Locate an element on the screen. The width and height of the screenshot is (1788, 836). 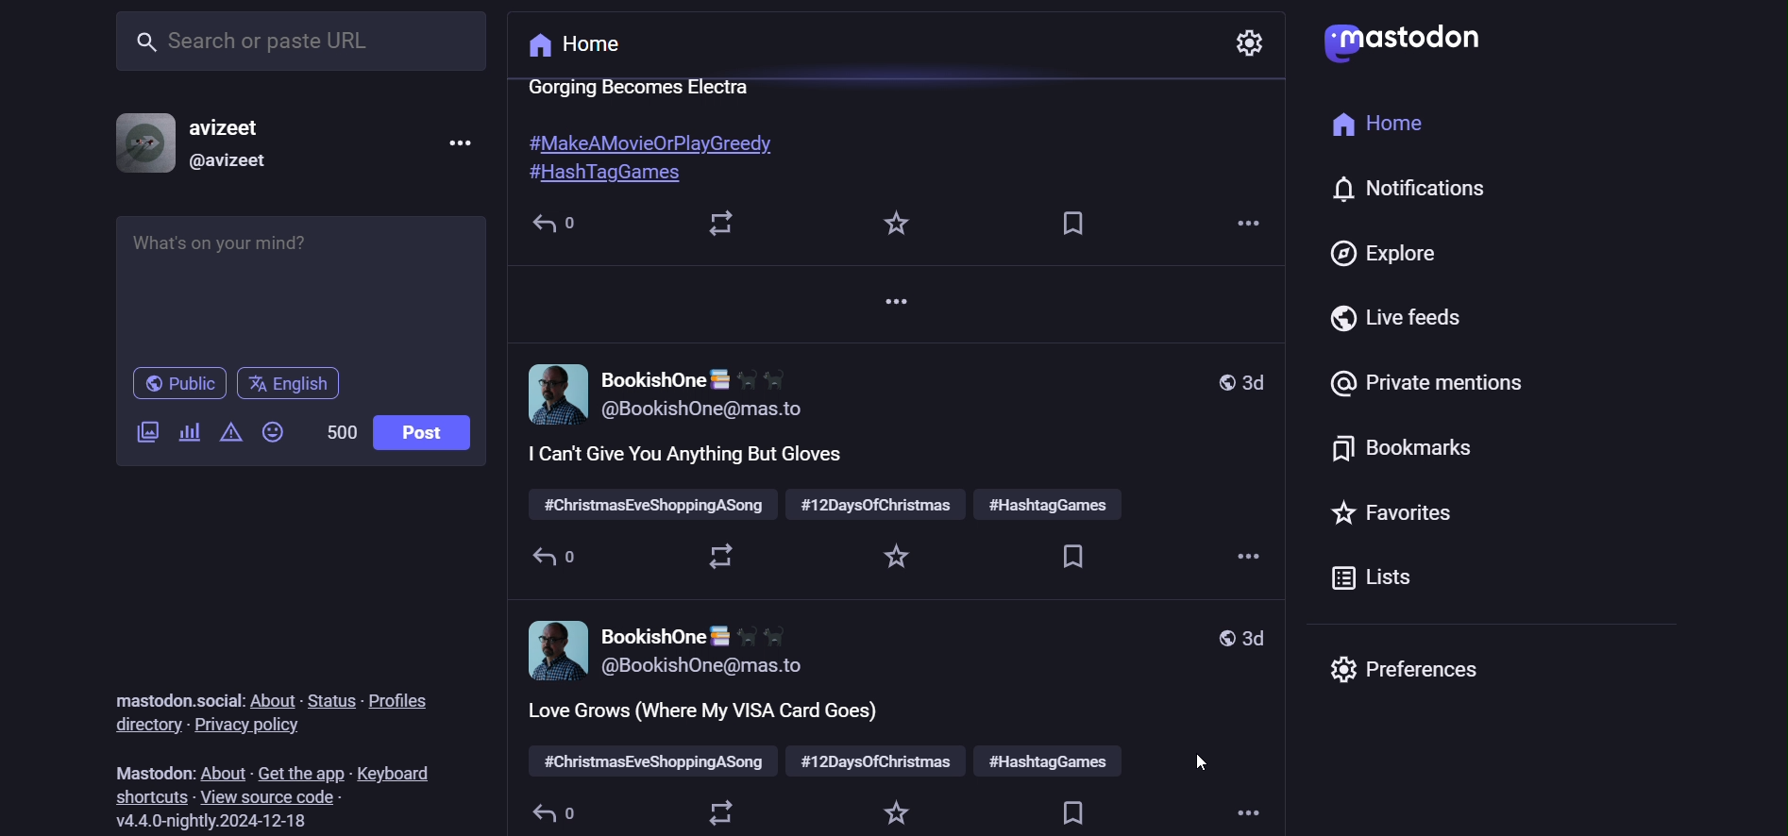
notification is located at coordinates (1404, 188).